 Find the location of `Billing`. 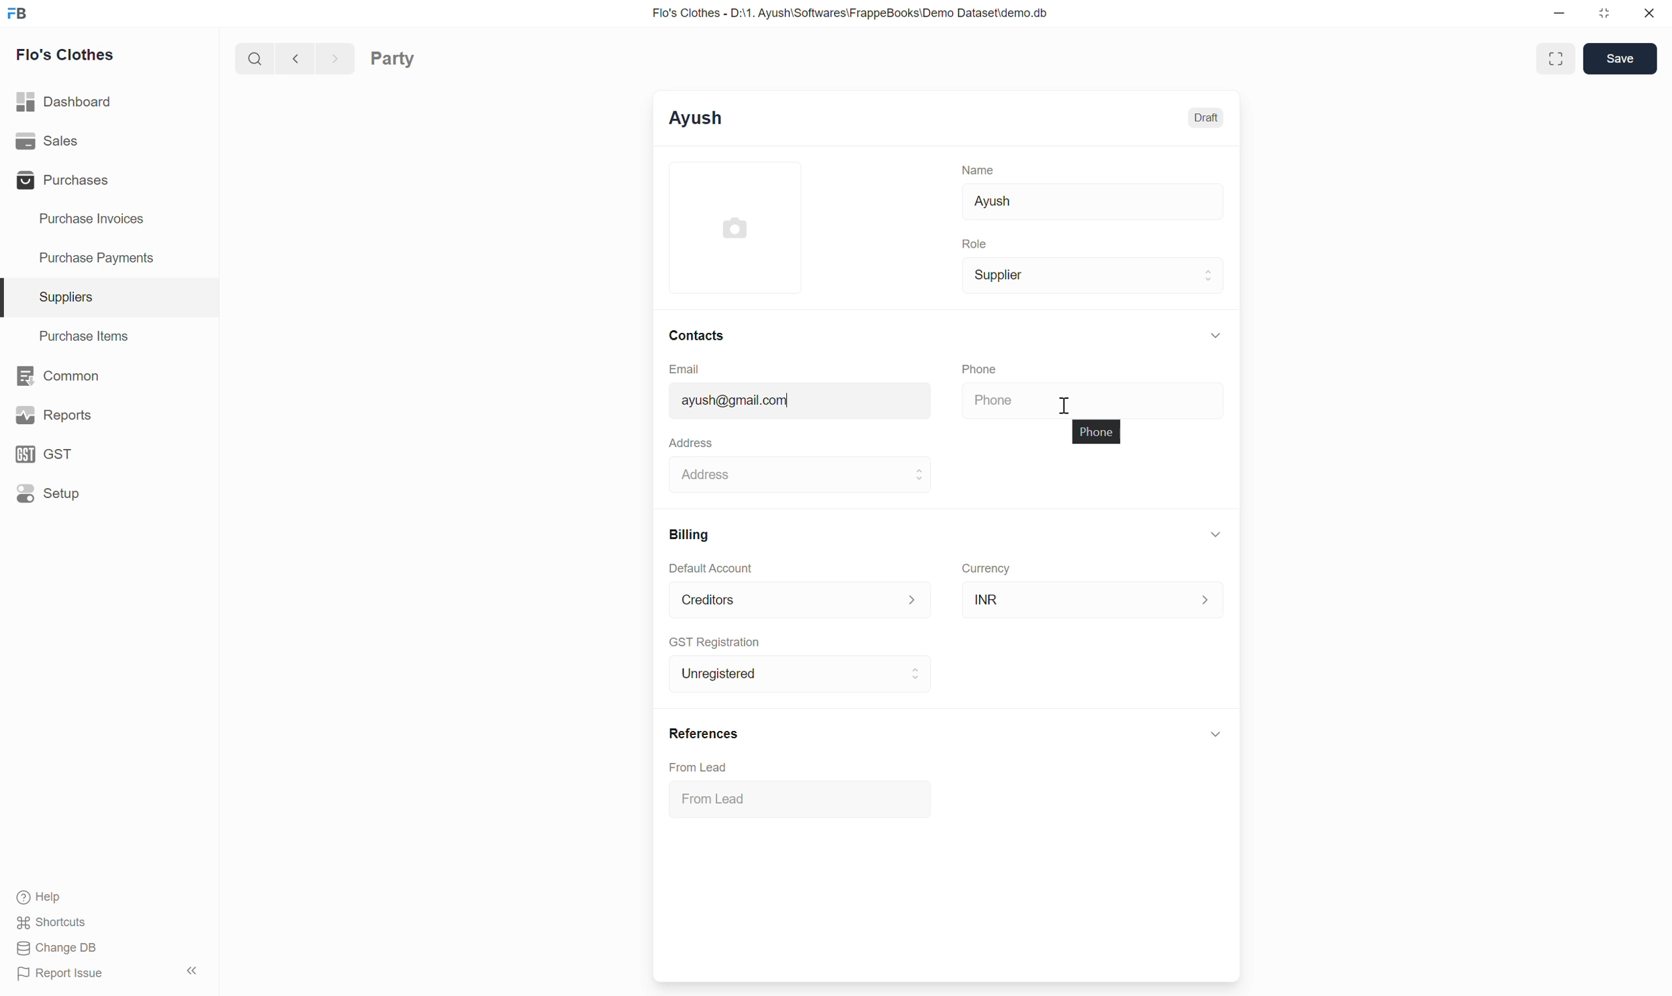

Billing is located at coordinates (689, 535).